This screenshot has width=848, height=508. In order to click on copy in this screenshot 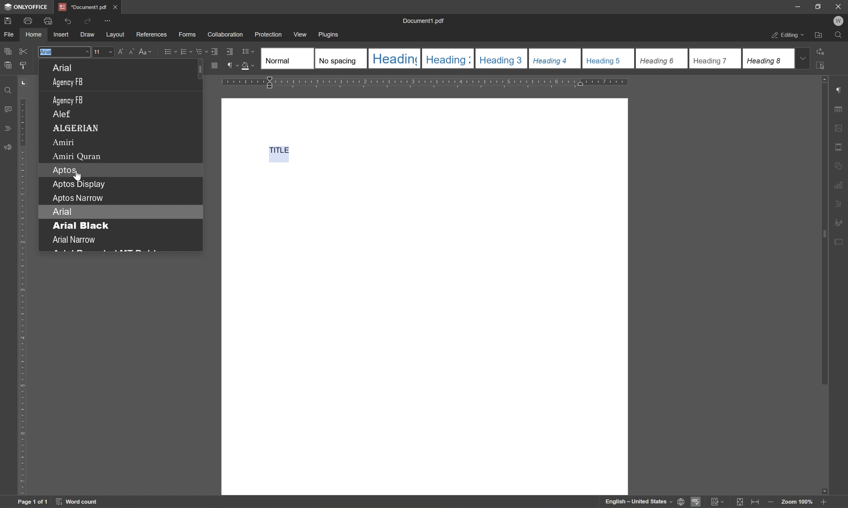, I will do `click(6, 52)`.